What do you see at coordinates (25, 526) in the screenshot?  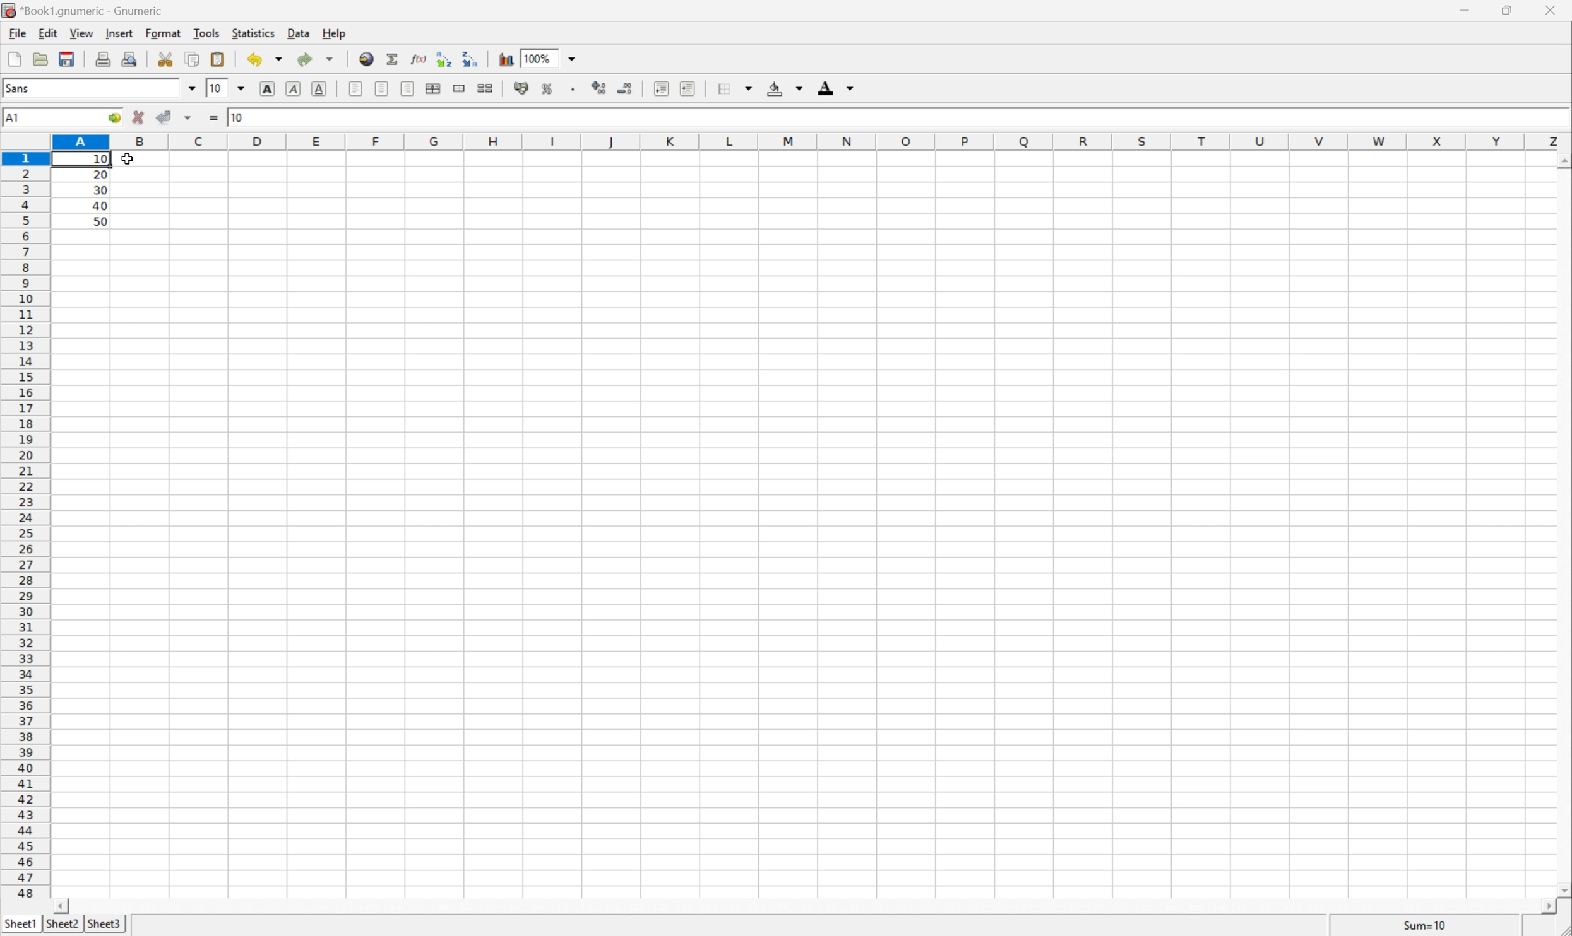 I see `Row Number` at bounding box center [25, 526].